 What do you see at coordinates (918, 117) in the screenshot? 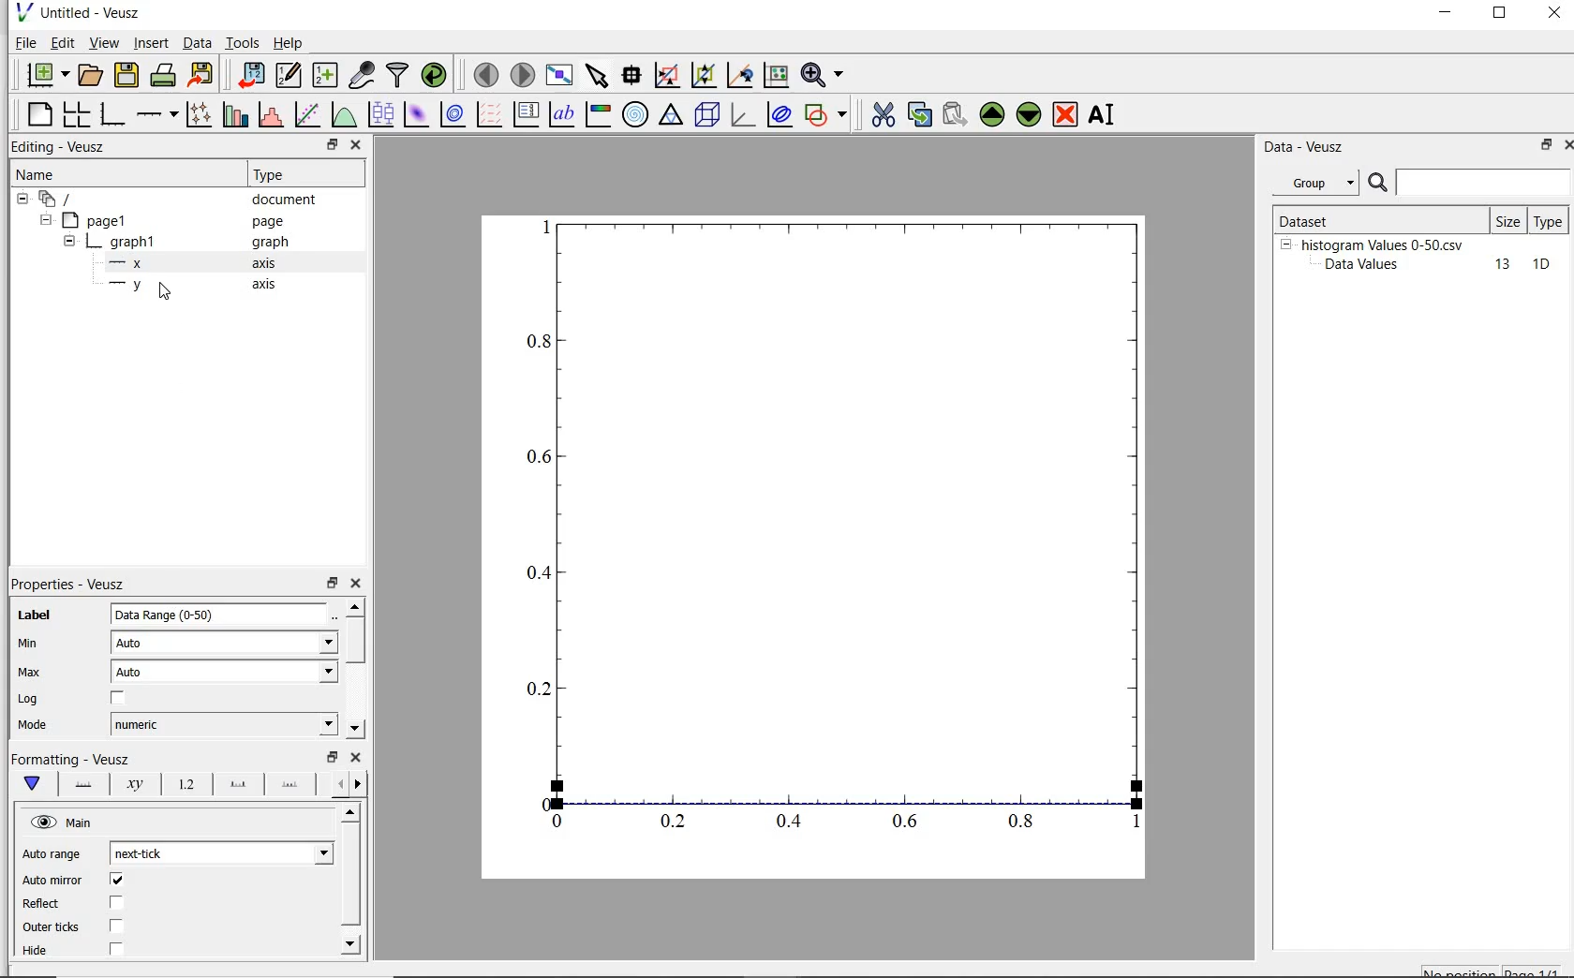
I see `copy the selected widget` at bounding box center [918, 117].